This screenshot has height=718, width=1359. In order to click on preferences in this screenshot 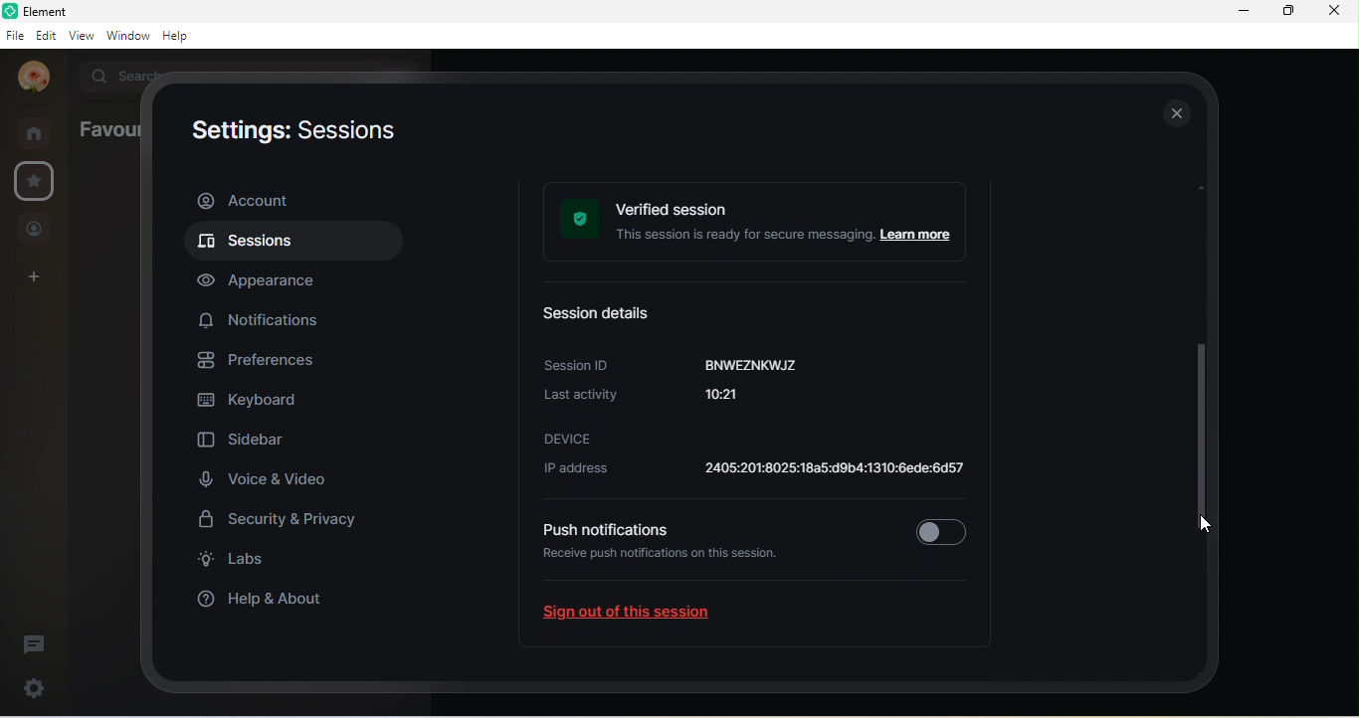, I will do `click(266, 362)`.